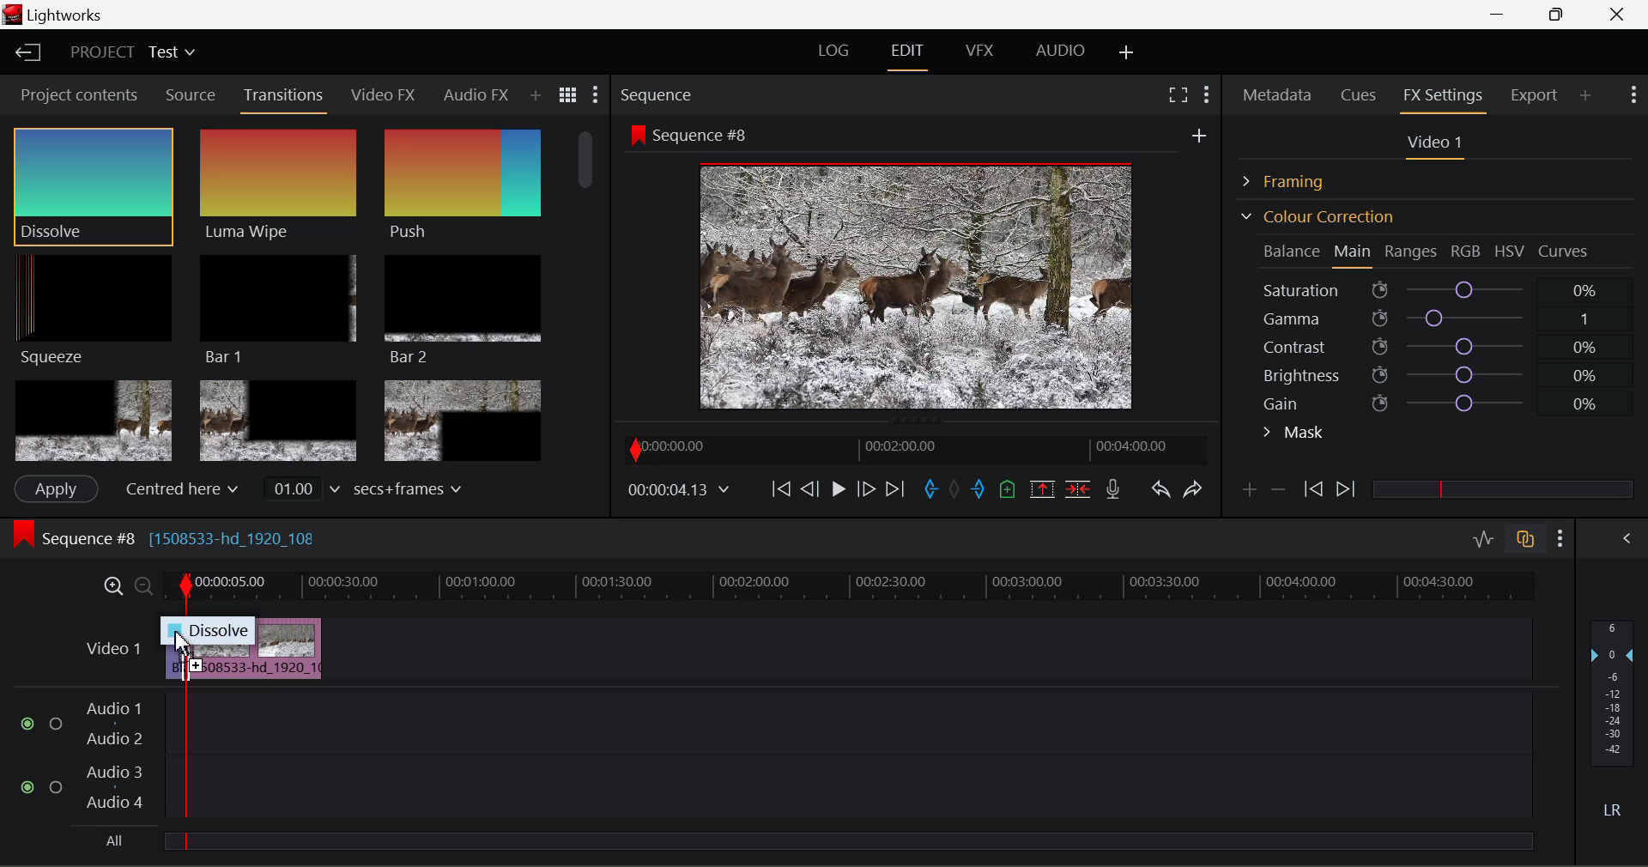  I want to click on Colour Correction, so click(1317, 216).